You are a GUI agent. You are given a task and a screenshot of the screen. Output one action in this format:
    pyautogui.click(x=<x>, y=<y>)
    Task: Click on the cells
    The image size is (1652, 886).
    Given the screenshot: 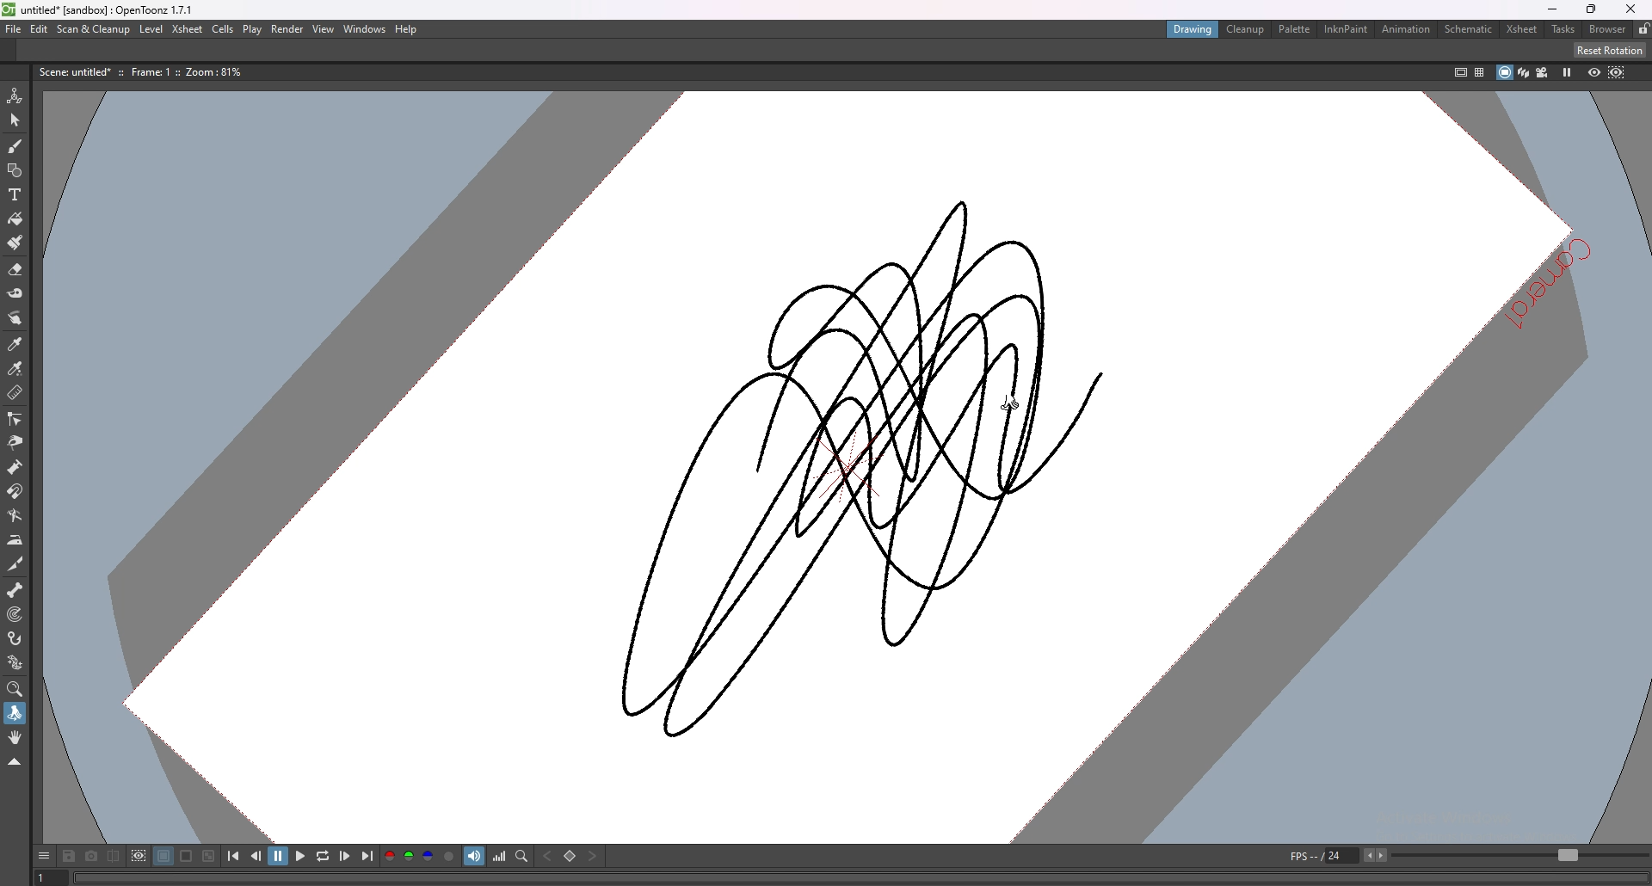 What is the action you would take?
    pyautogui.click(x=224, y=28)
    